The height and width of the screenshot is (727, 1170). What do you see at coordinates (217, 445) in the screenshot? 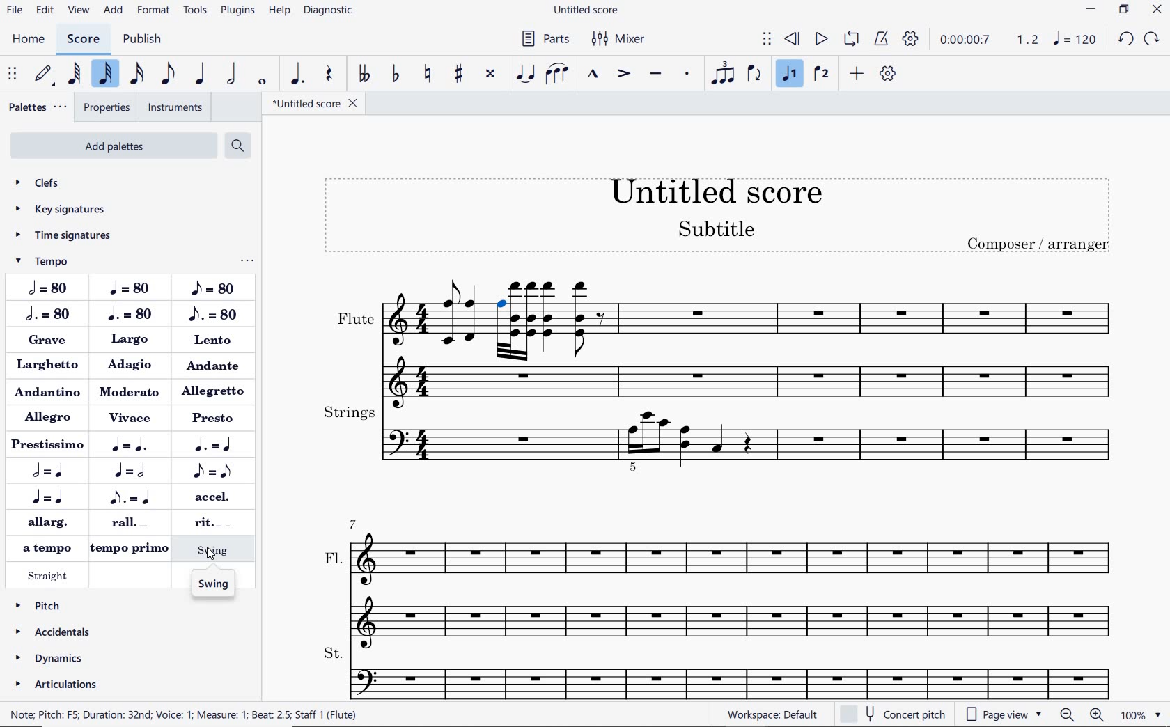
I see `METRIC MODULATION: DOTTED QUARTER NOTE` at bounding box center [217, 445].